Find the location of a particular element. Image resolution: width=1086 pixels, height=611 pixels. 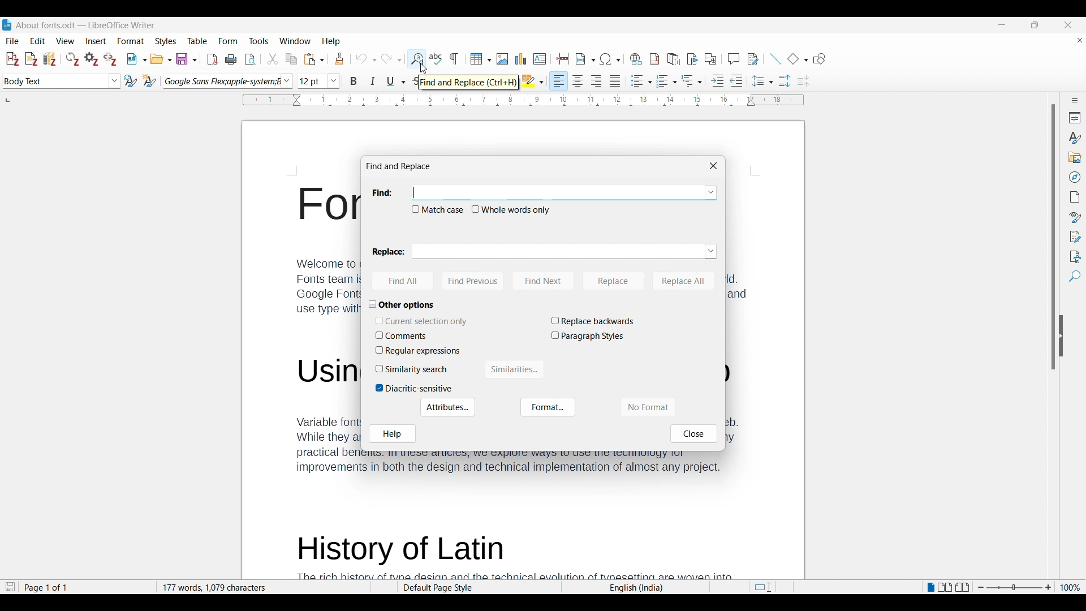

Align left, current selection, highlighted is located at coordinates (559, 81).